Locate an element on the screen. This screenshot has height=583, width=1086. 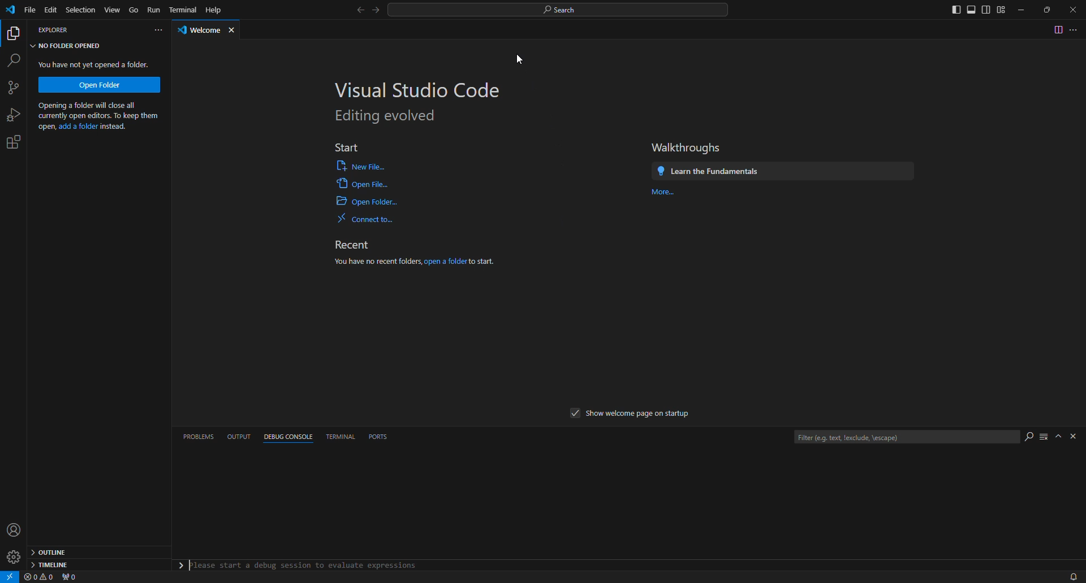
New File is located at coordinates (367, 167).